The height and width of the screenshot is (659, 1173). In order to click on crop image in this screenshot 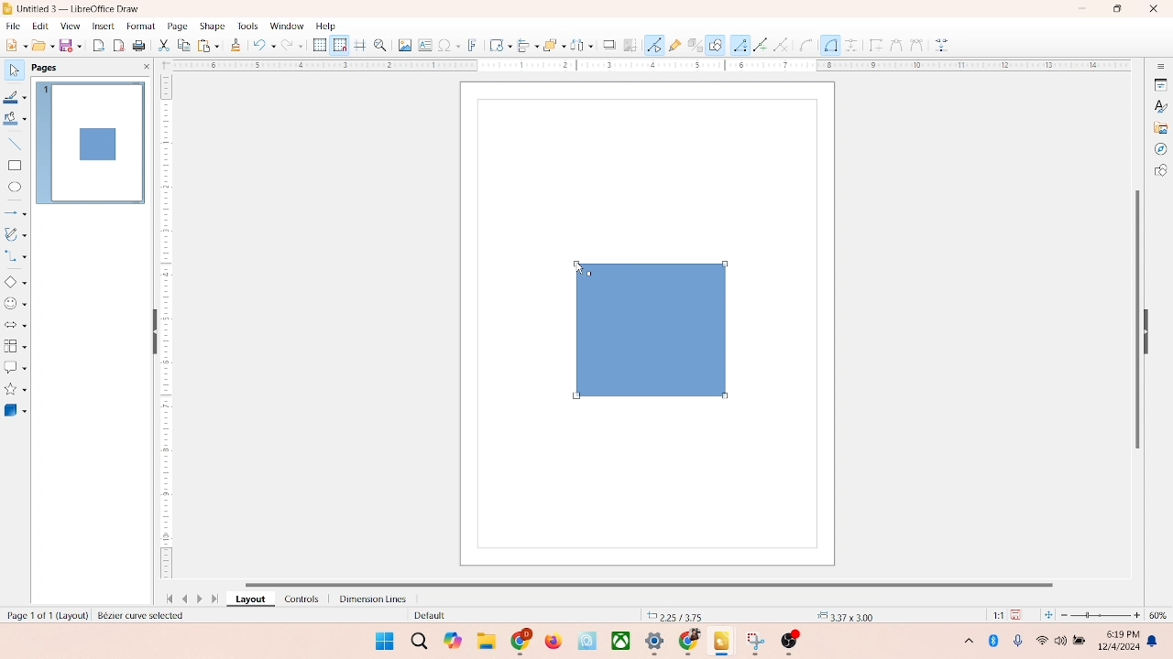, I will do `click(630, 45)`.